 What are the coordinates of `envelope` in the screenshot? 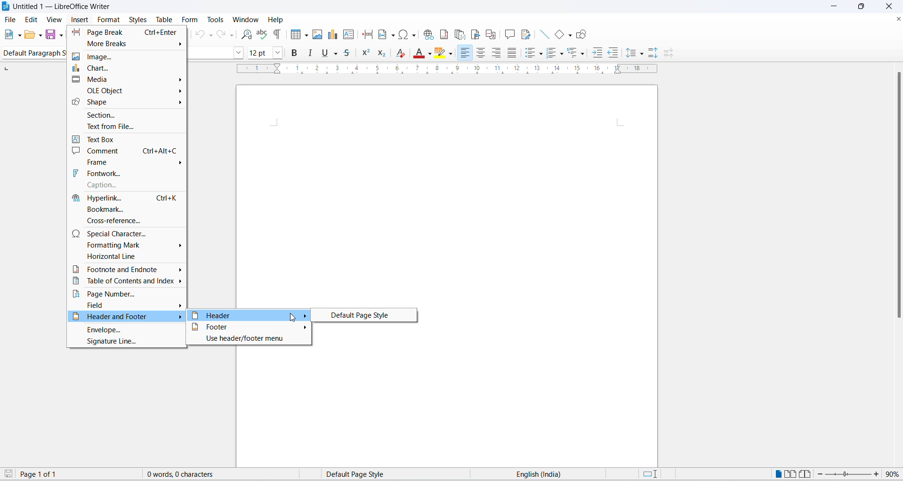 It's located at (127, 330).